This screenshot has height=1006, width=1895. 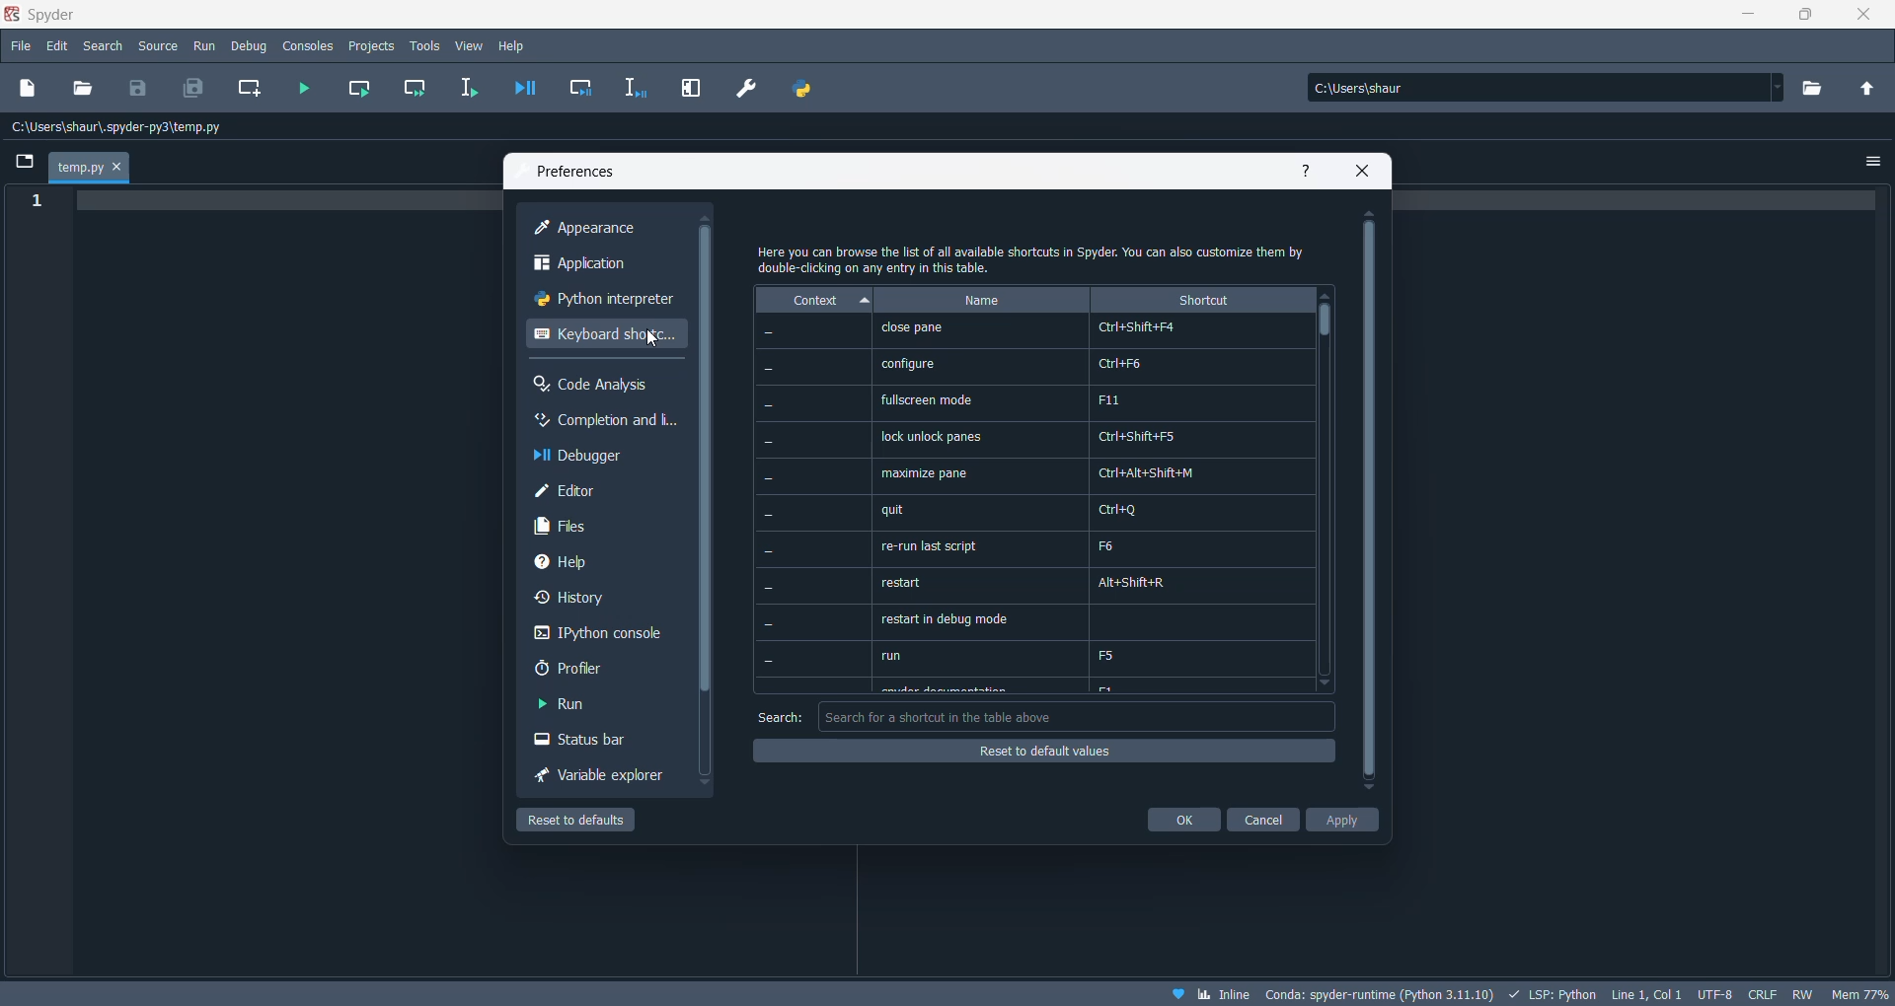 What do you see at coordinates (603, 341) in the screenshot?
I see `keyboard shortcut` at bounding box center [603, 341].